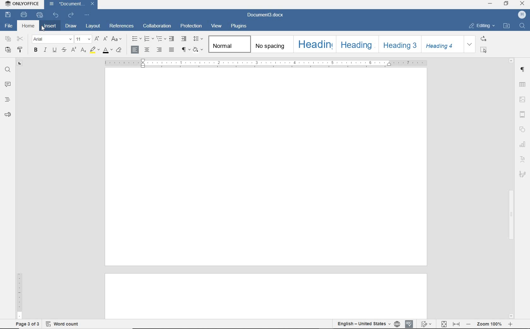 The height and width of the screenshot is (329, 530). Describe the element at coordinates (509, 325) in the screenshot. I see `Zoom In` at that location.